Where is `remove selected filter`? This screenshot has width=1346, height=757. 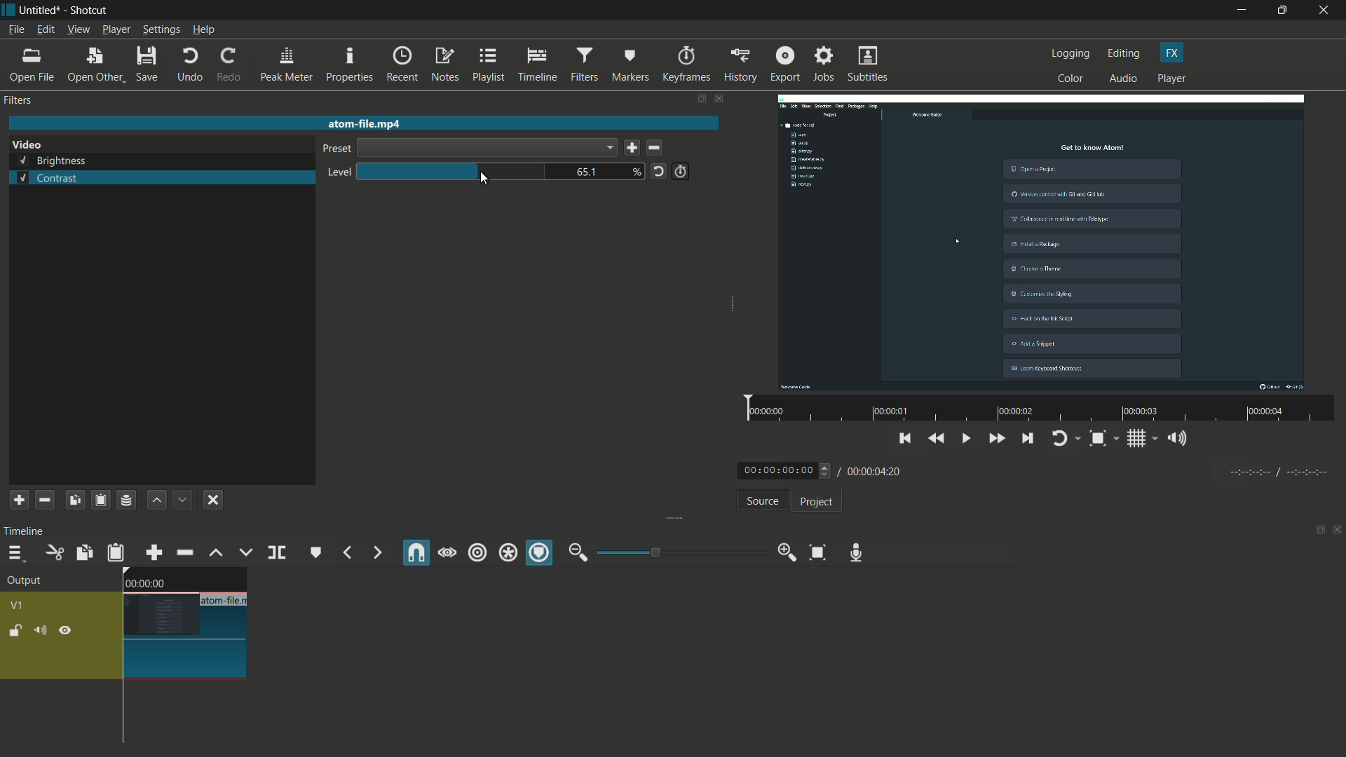
remove selected filter is located at coordinates (45, 500).